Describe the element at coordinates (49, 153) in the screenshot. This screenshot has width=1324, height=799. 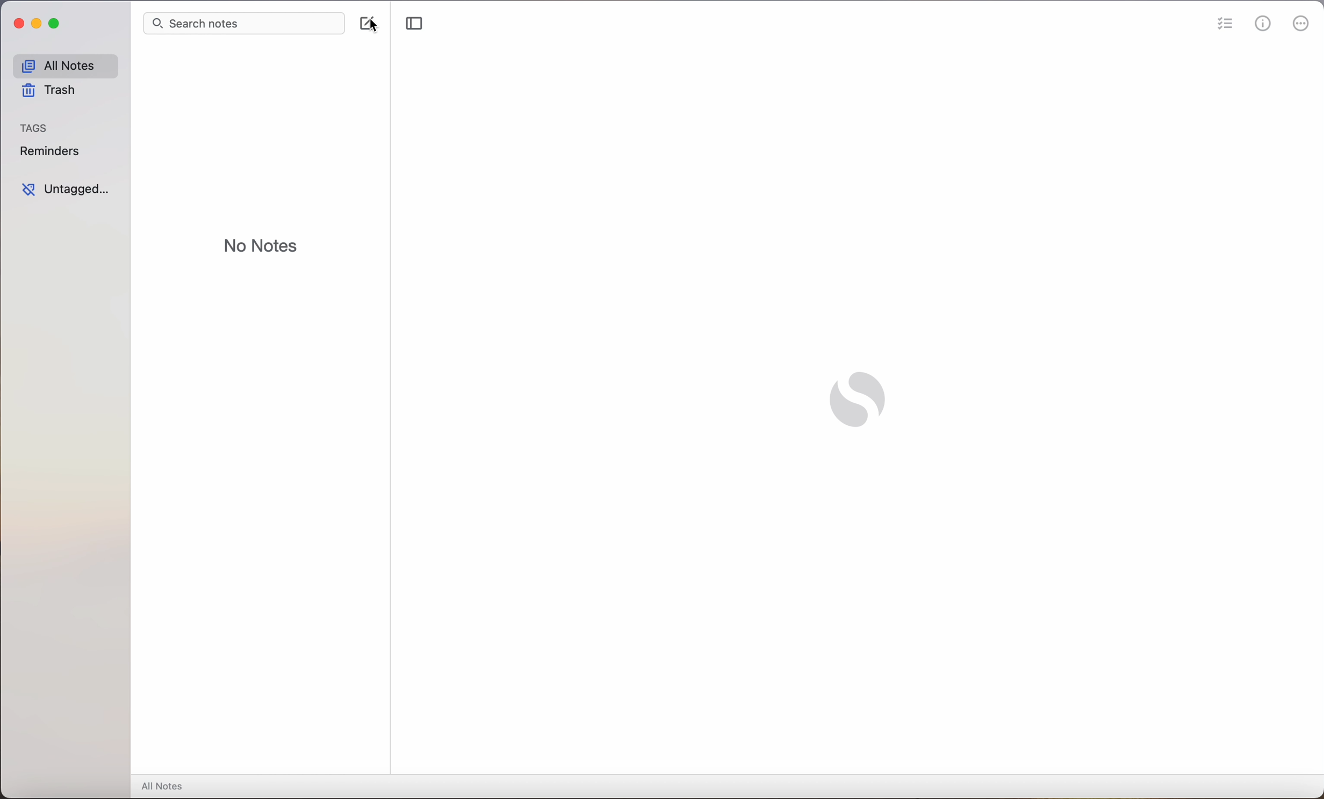
I see `reminders` at that location.